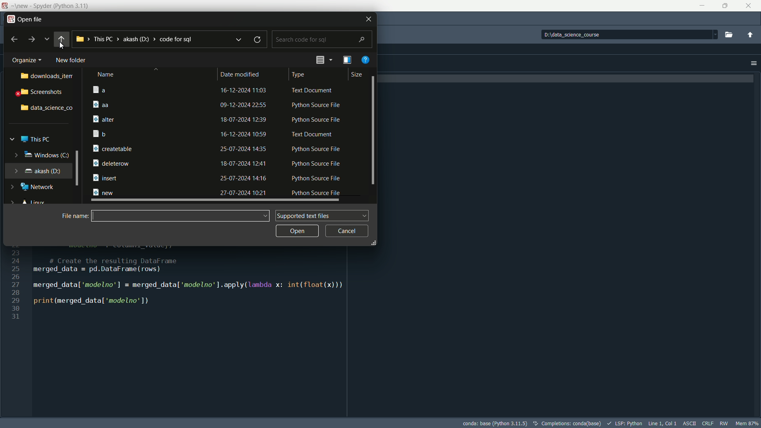 The image size is (761, 428). What do you see at coordinates (102, 120) in the screenshot?
I see `alter` at bounding box center [102, 120].